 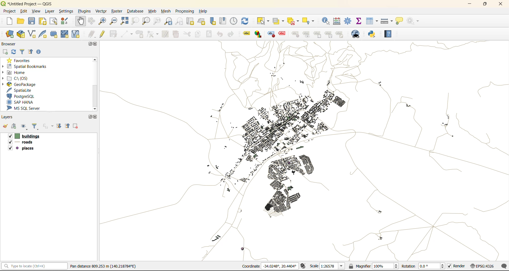 I want to click on open data source manager, so click(x=9, y=33).